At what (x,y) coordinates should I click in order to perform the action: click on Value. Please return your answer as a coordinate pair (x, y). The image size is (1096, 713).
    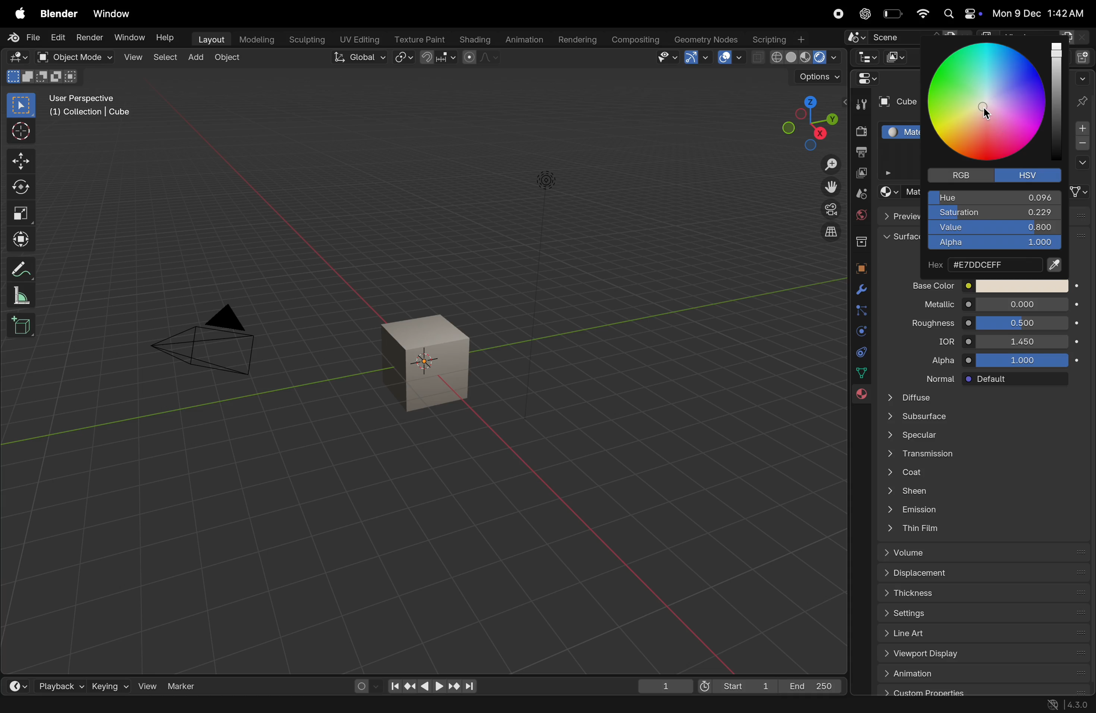
    Looking at the image, I should click on (994, 228).